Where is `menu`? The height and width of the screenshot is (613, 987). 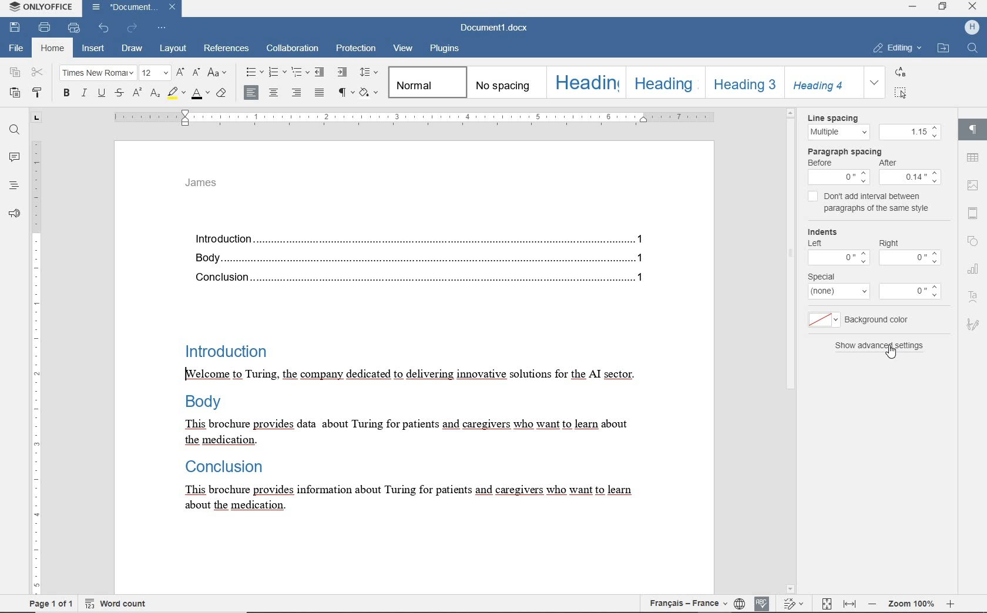
menu is located at coordinates (911, 177).